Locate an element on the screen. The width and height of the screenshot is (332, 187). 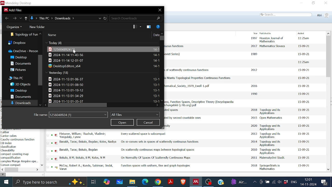
Author is located at coordinates (88, 142).